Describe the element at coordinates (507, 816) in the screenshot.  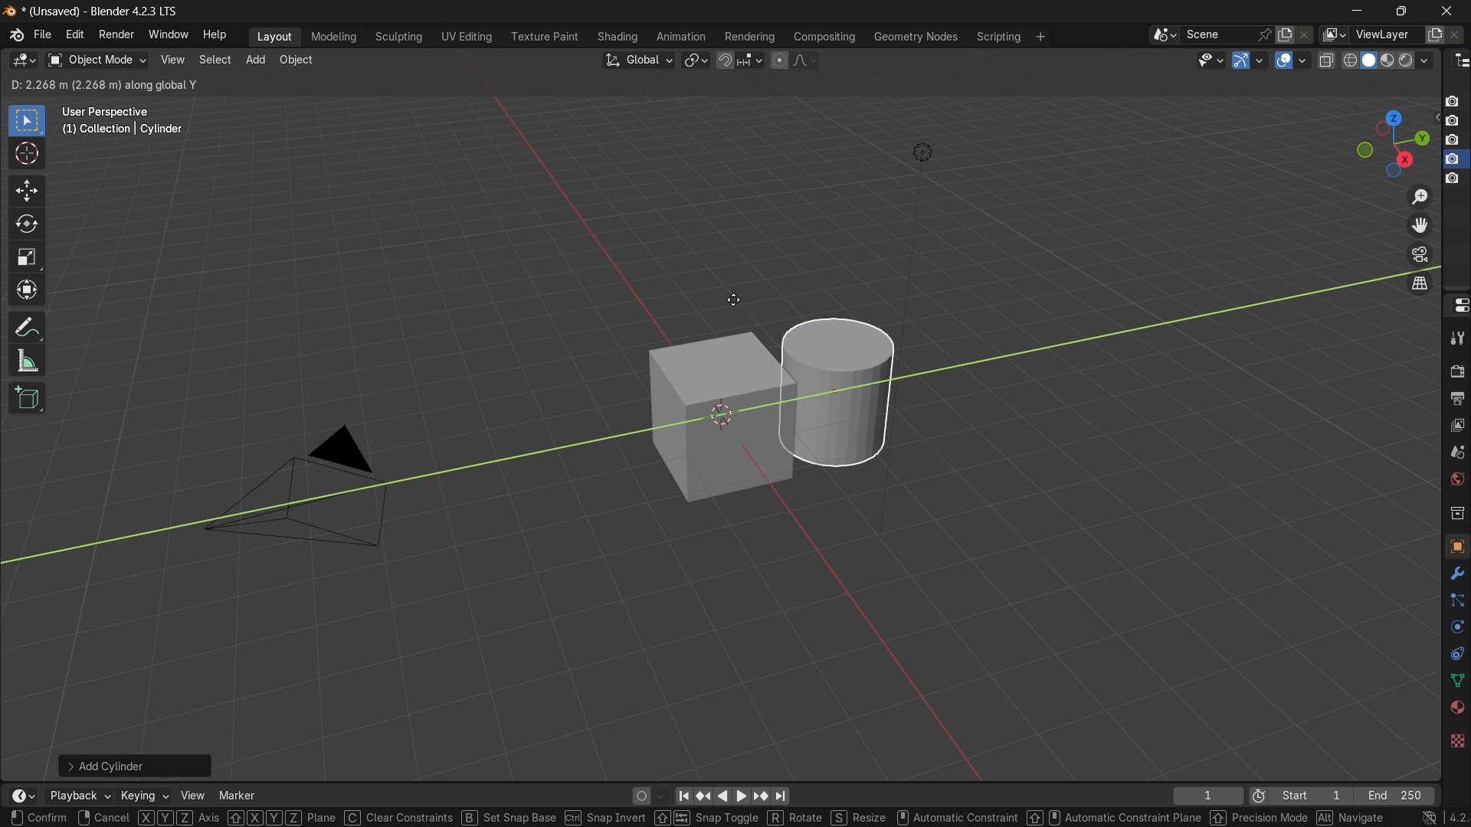
I see `set snap base` at that location.